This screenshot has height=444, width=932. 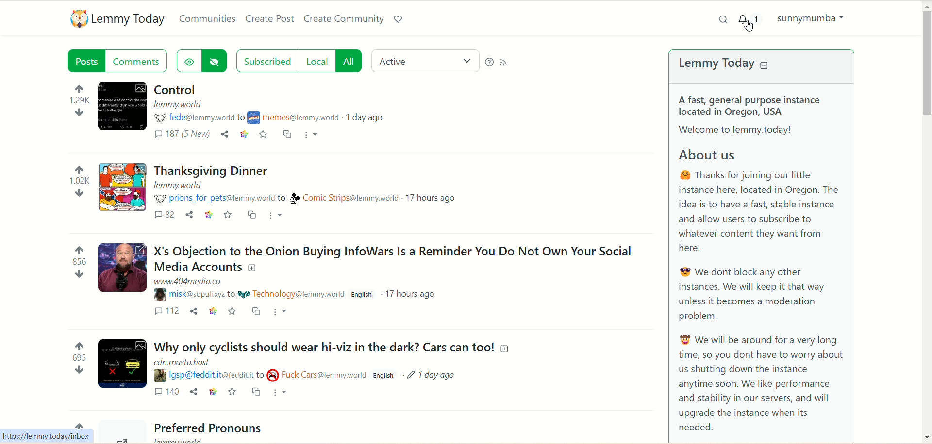 What do you see at coordinates (765, 268) in the screenshot?
I see `A brief about the Lemmy Today` at bounding box center [765, 268].